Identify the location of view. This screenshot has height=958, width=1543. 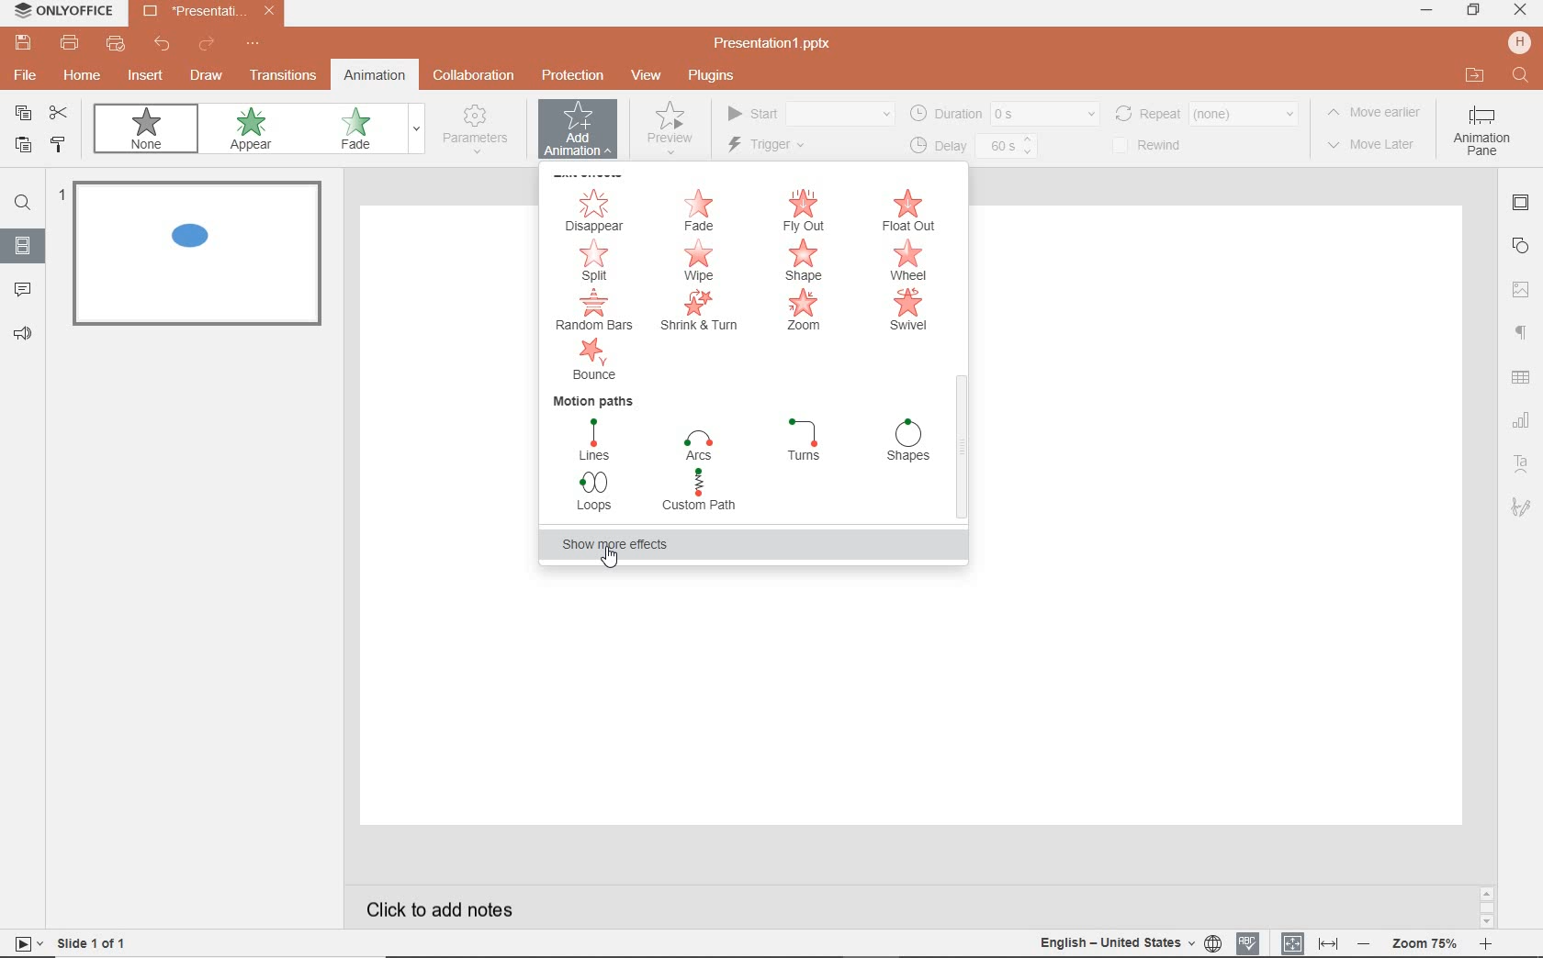
(649, 76).